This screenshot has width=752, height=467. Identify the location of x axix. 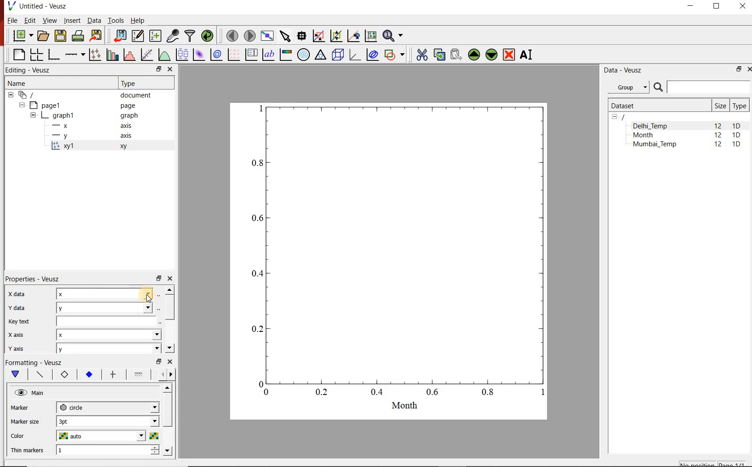
(14, 334).